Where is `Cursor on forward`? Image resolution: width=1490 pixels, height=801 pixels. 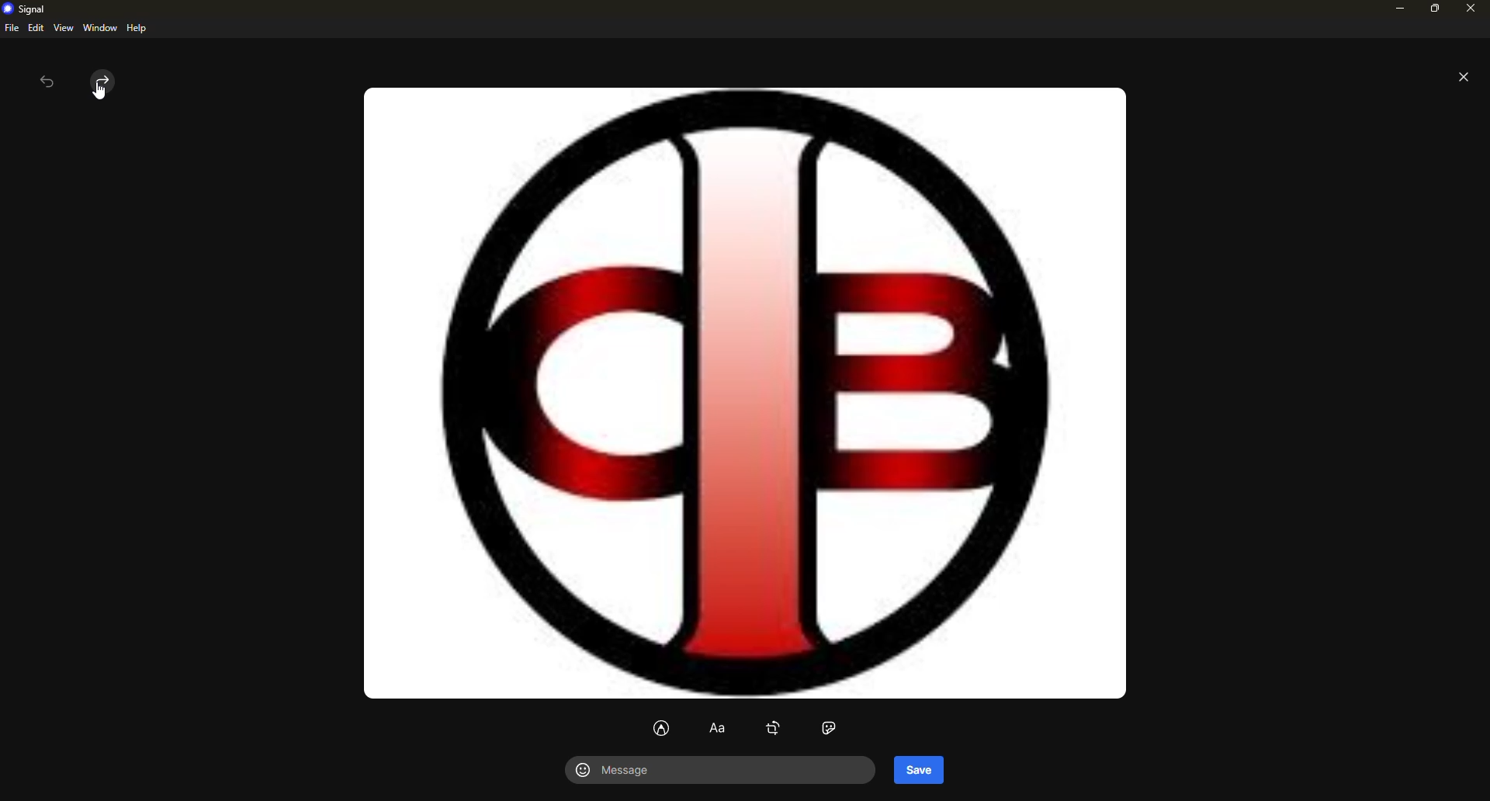
Cursor on forward is located at coordinates (96, 85).